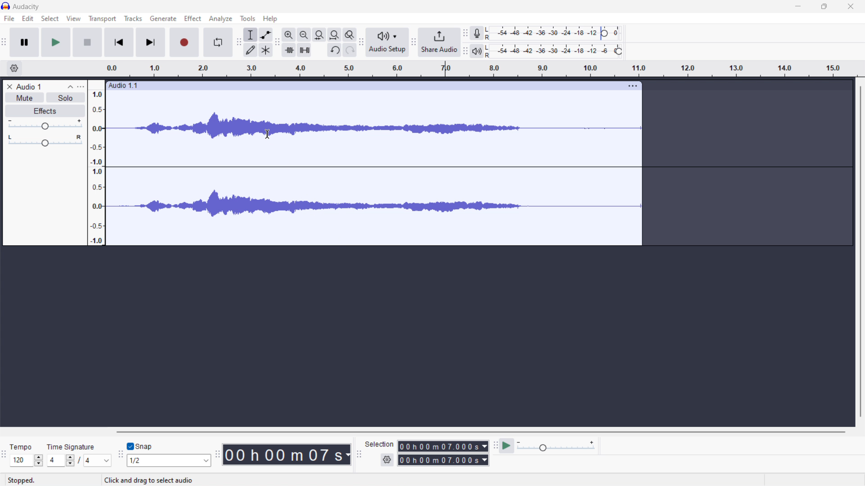 The width and height of the screenshot is (865, 486). I want to click on selection toolbar, so click(359, 454).